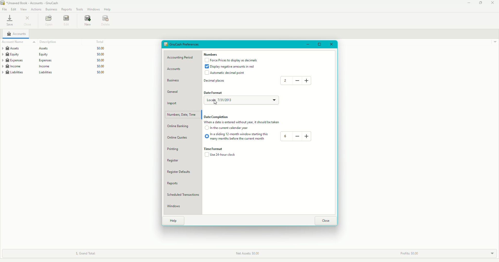  I want to click on Online Banking, so click(181, 126).